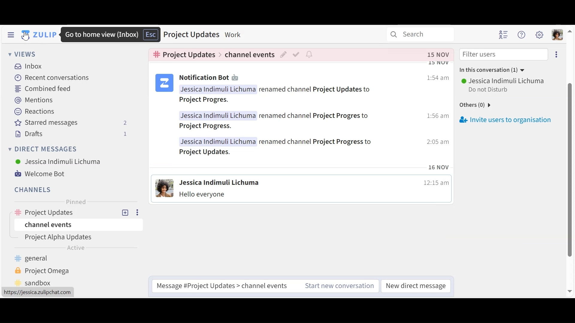 The image size is (575, 323). Describe the element at coordinates (317, 141) in the screenshot. I see `bot notifications` at that location.